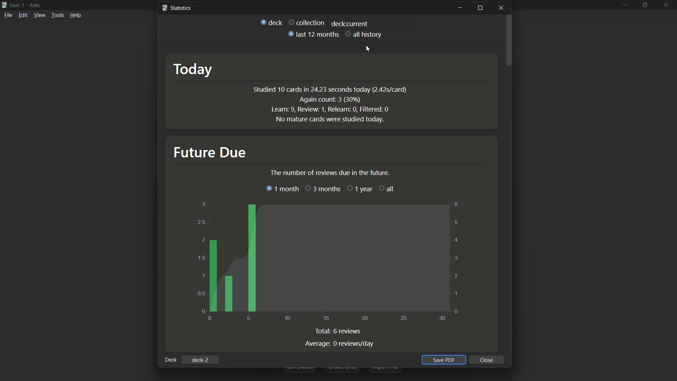 The height and width of the screenshot is (381, 677). Describe the element at coordinates (323, 189) in the screenshot. I see `3 months` at that location.